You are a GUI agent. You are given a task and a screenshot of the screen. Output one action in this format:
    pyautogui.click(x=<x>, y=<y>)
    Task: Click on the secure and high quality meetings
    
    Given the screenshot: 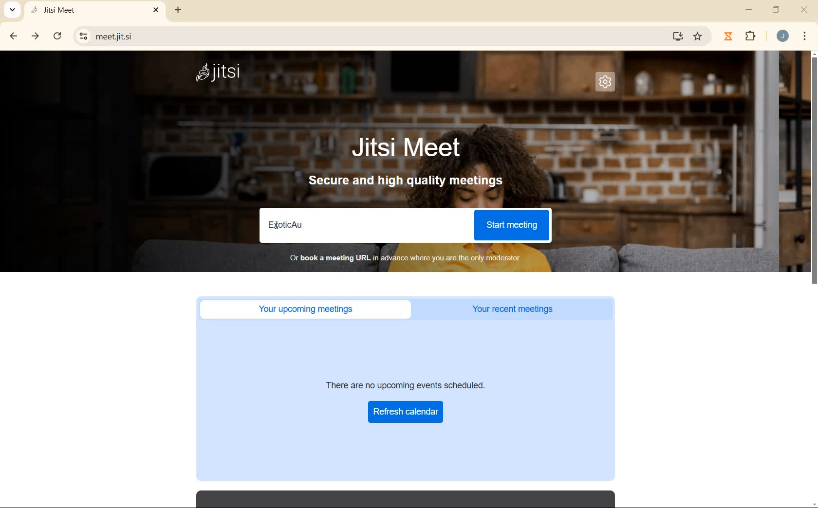 What is the action you would take?
    pyautogui.click(x=413, y=182)
    